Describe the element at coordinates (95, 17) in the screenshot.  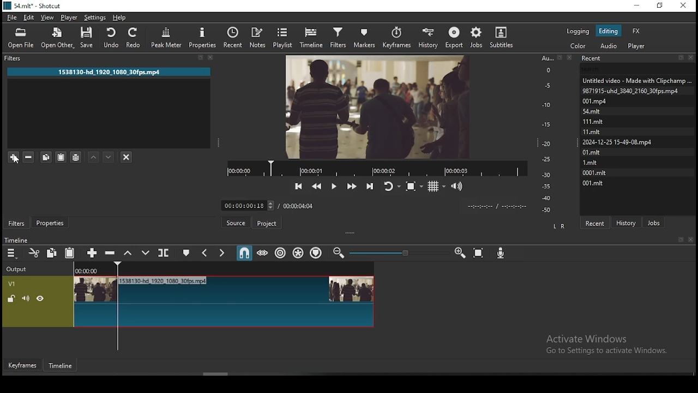
I see `settings` at that location.